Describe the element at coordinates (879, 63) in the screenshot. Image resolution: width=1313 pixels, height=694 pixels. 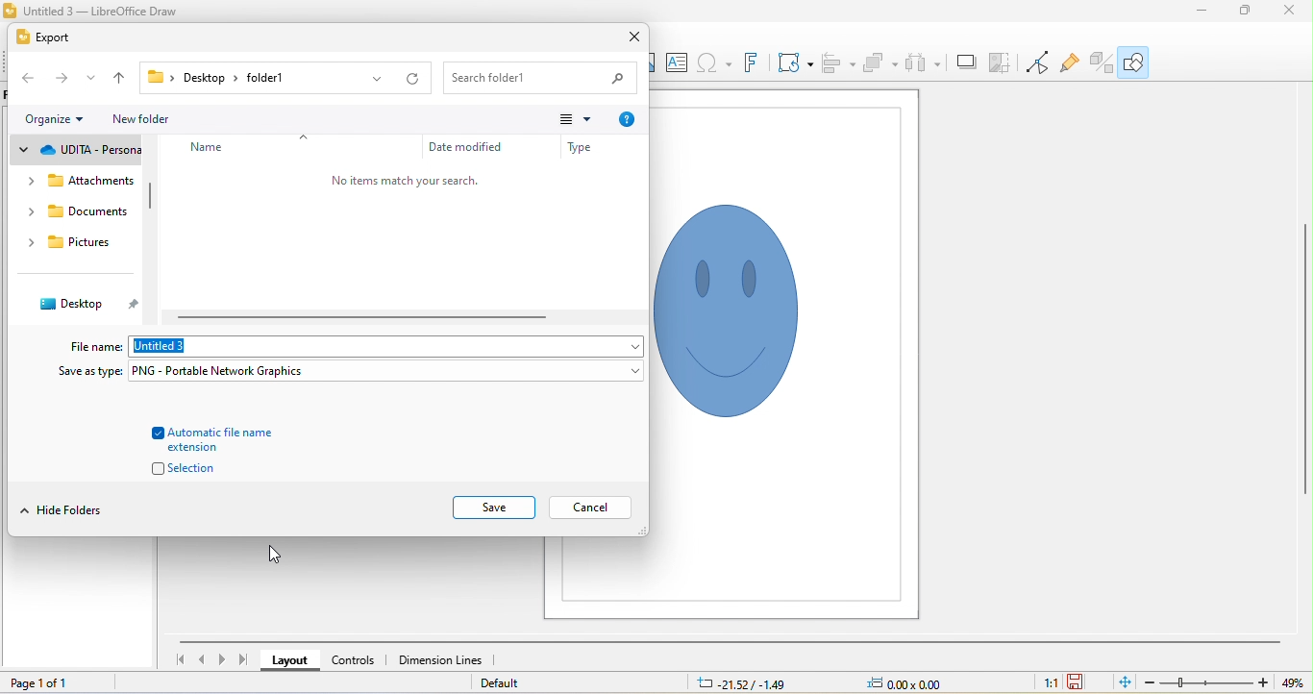
I see `arrange` at that location.